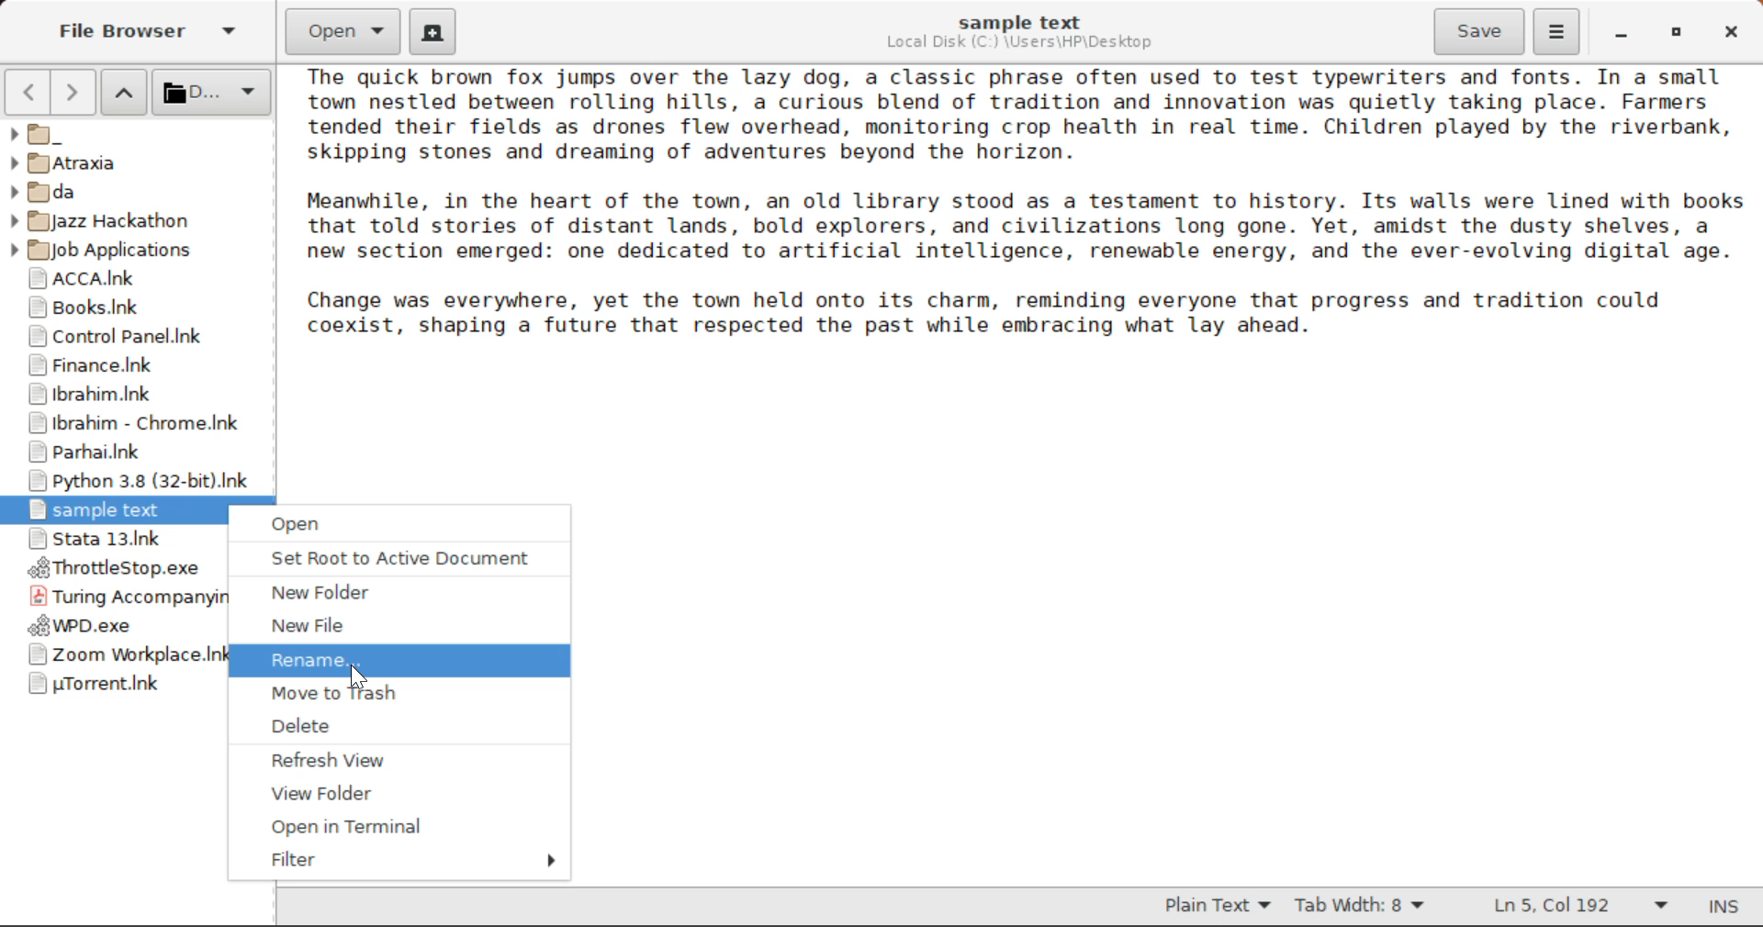  I want to click on Jazz Hackathon Folder, so click(122, 222).